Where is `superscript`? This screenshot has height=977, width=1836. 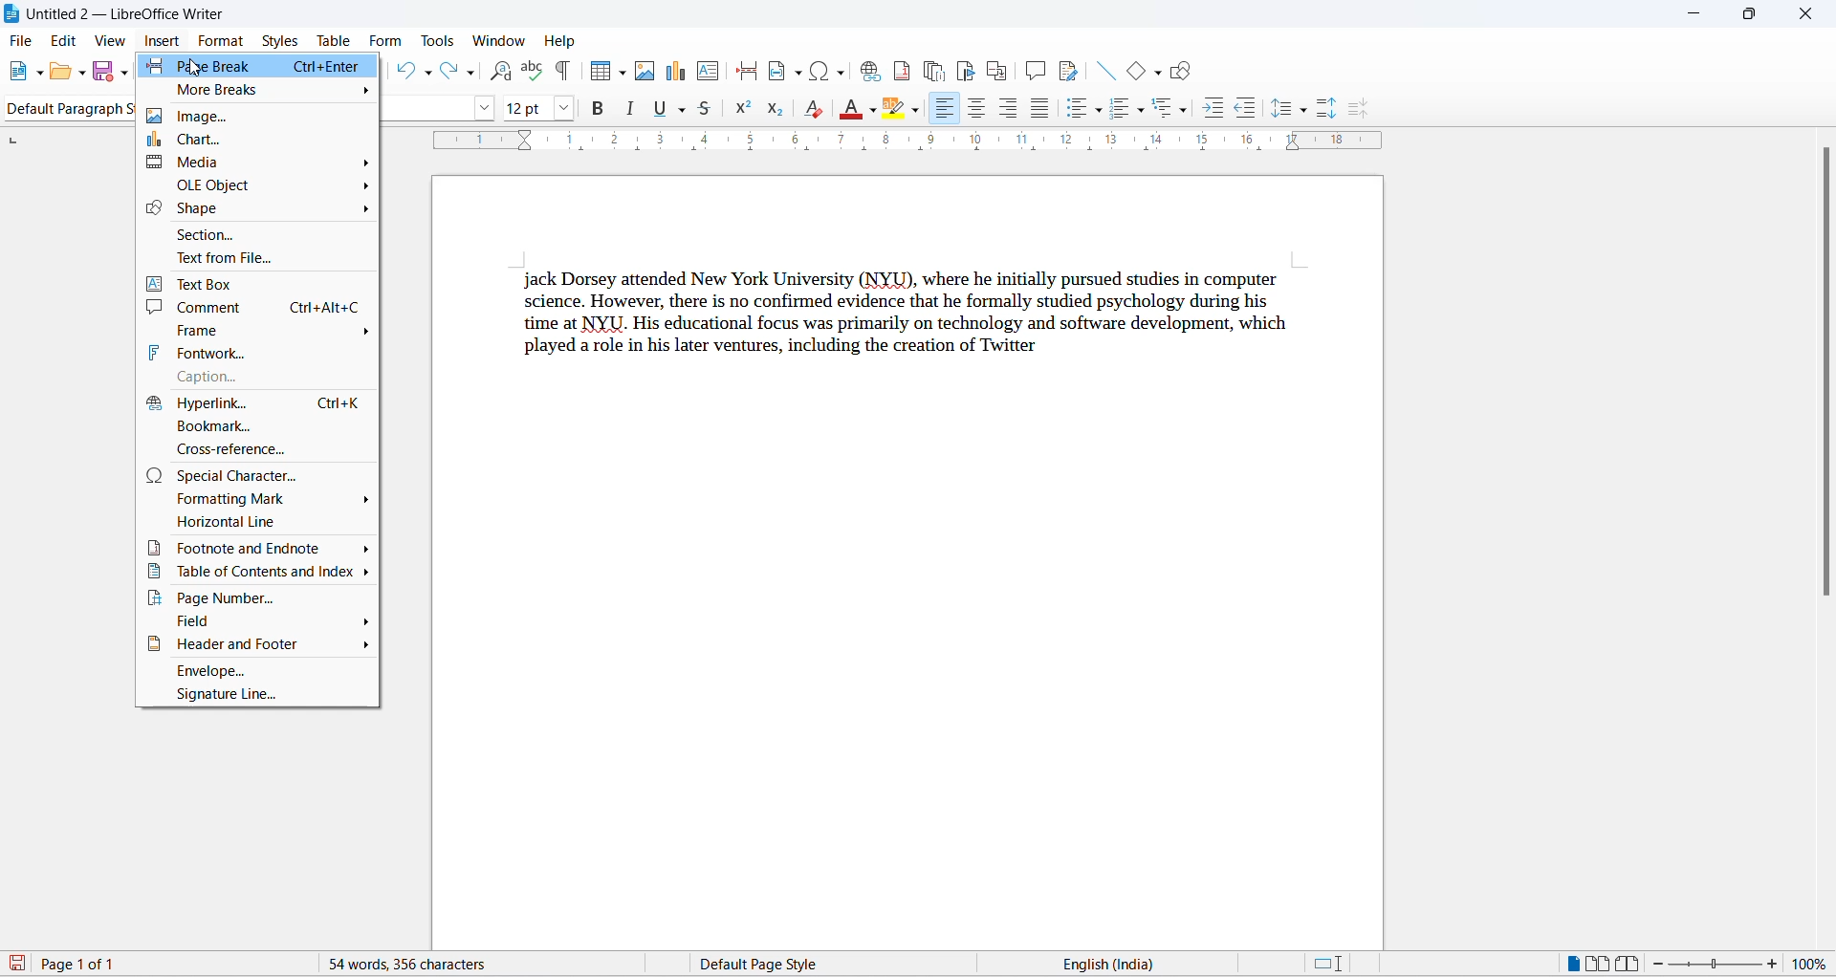 superscript is located at coordinates (744, 110).